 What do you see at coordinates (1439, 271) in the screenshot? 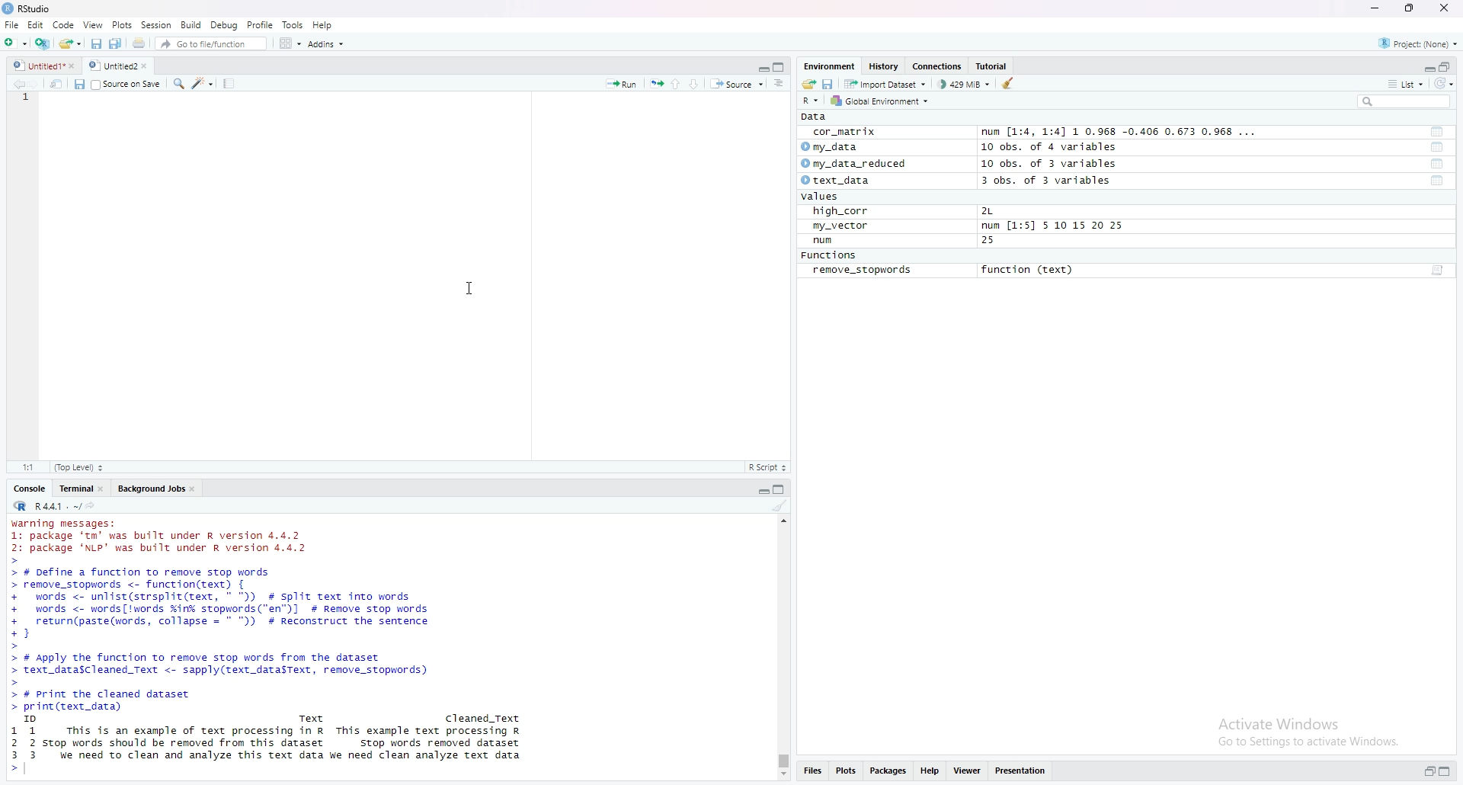
I see `Show function` at bounding box center [1439, 271].